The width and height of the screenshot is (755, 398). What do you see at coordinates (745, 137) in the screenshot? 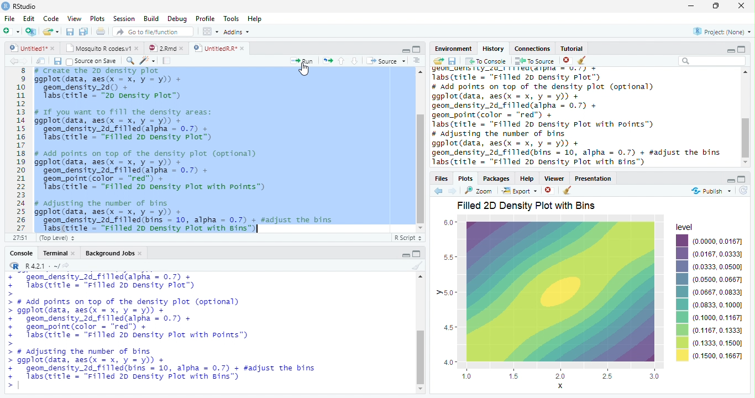
I see `vertical Scrollbar` at bounding box center [745, 137].